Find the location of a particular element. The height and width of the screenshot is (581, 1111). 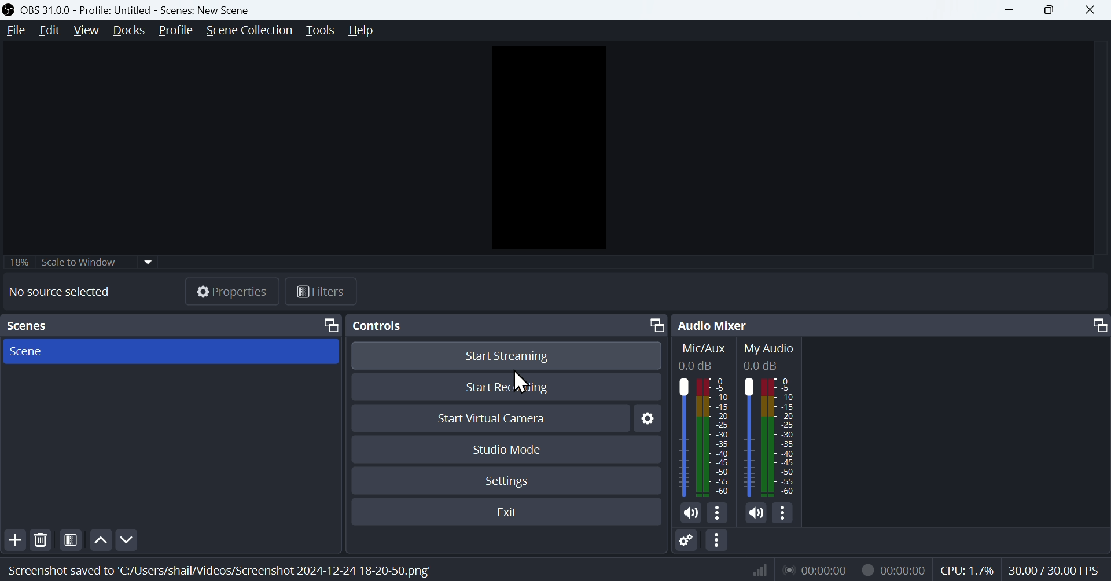

Filter is located at coordinates (323, 290).